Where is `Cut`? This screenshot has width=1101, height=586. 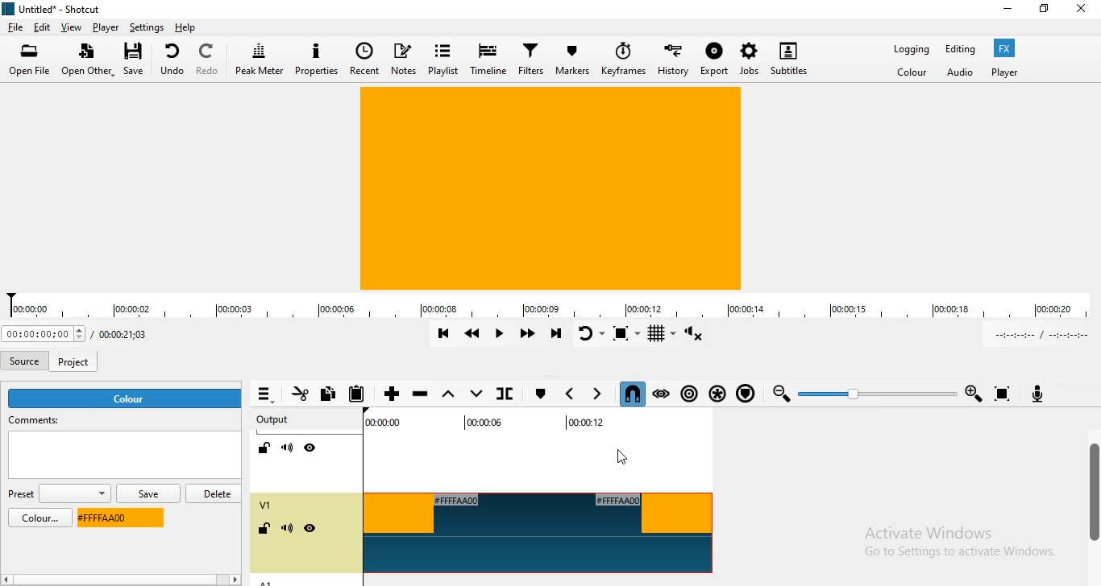 Cut is located at coordinates (299, 396).